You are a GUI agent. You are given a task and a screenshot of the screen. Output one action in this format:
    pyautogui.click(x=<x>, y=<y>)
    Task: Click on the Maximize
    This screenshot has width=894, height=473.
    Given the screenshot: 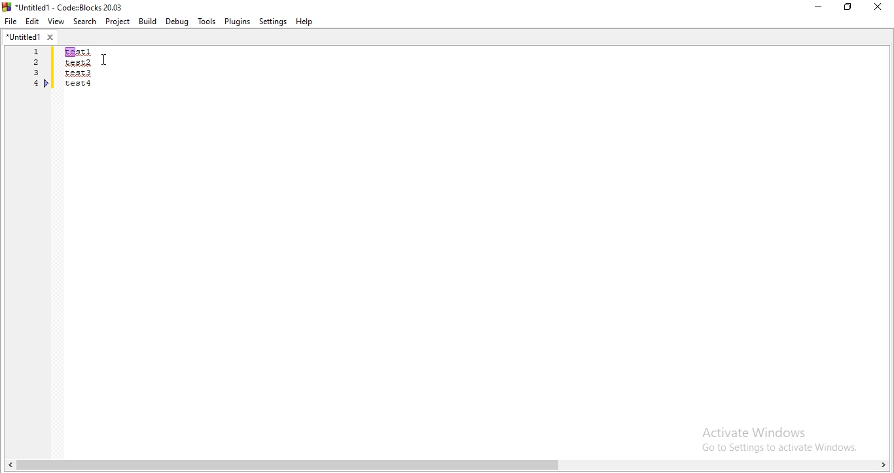 What is the action you would take?
    pyautogui.click(x=850, y=8)
    